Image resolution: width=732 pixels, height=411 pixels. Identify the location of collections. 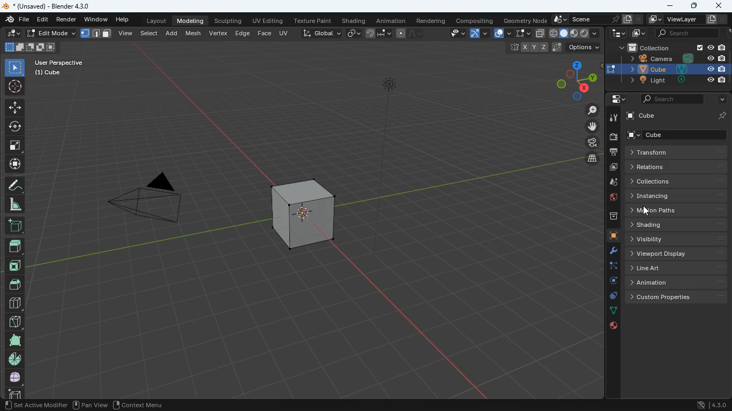
(678, 181).